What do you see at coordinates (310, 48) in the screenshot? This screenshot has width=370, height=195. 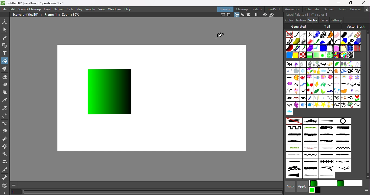 I see `Toothpaste` at bounding box center [310, 48].